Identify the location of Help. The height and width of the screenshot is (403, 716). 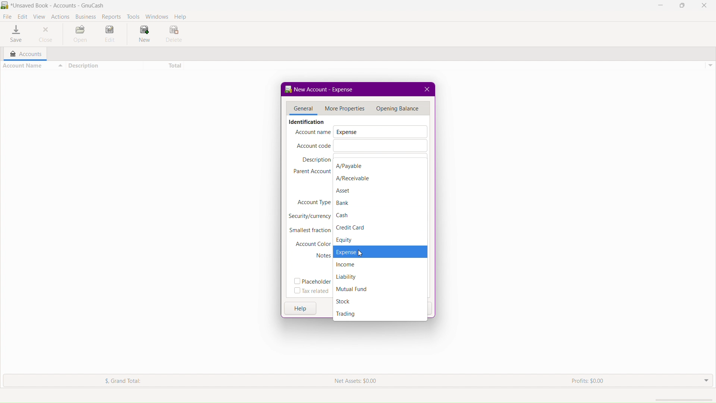
(182, 16).